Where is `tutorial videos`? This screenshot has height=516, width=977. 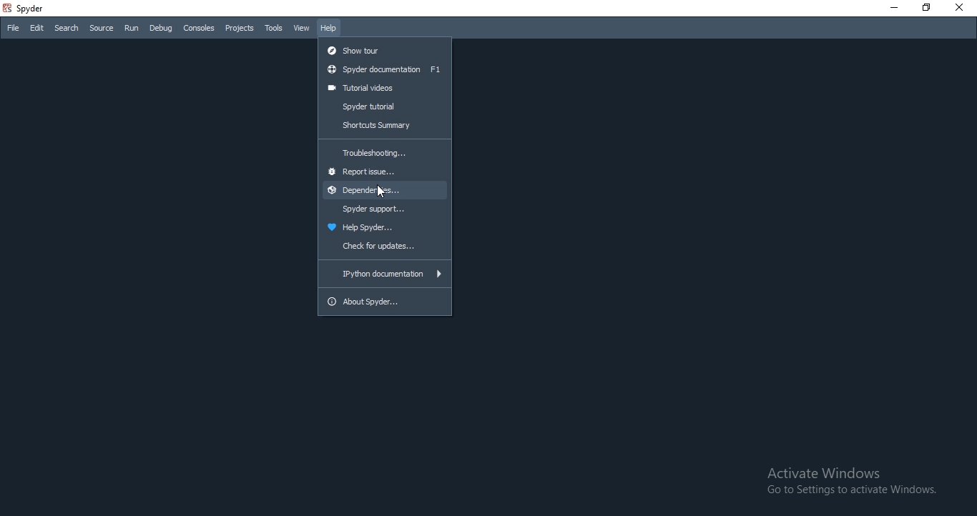
tutorial videos is located at coordinates (383, 88).